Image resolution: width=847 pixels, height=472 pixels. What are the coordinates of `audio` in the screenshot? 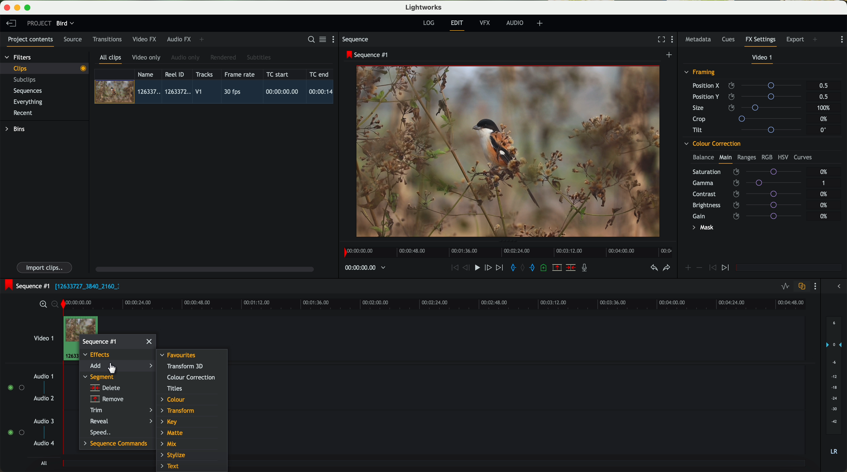 It's located at (515, 23).